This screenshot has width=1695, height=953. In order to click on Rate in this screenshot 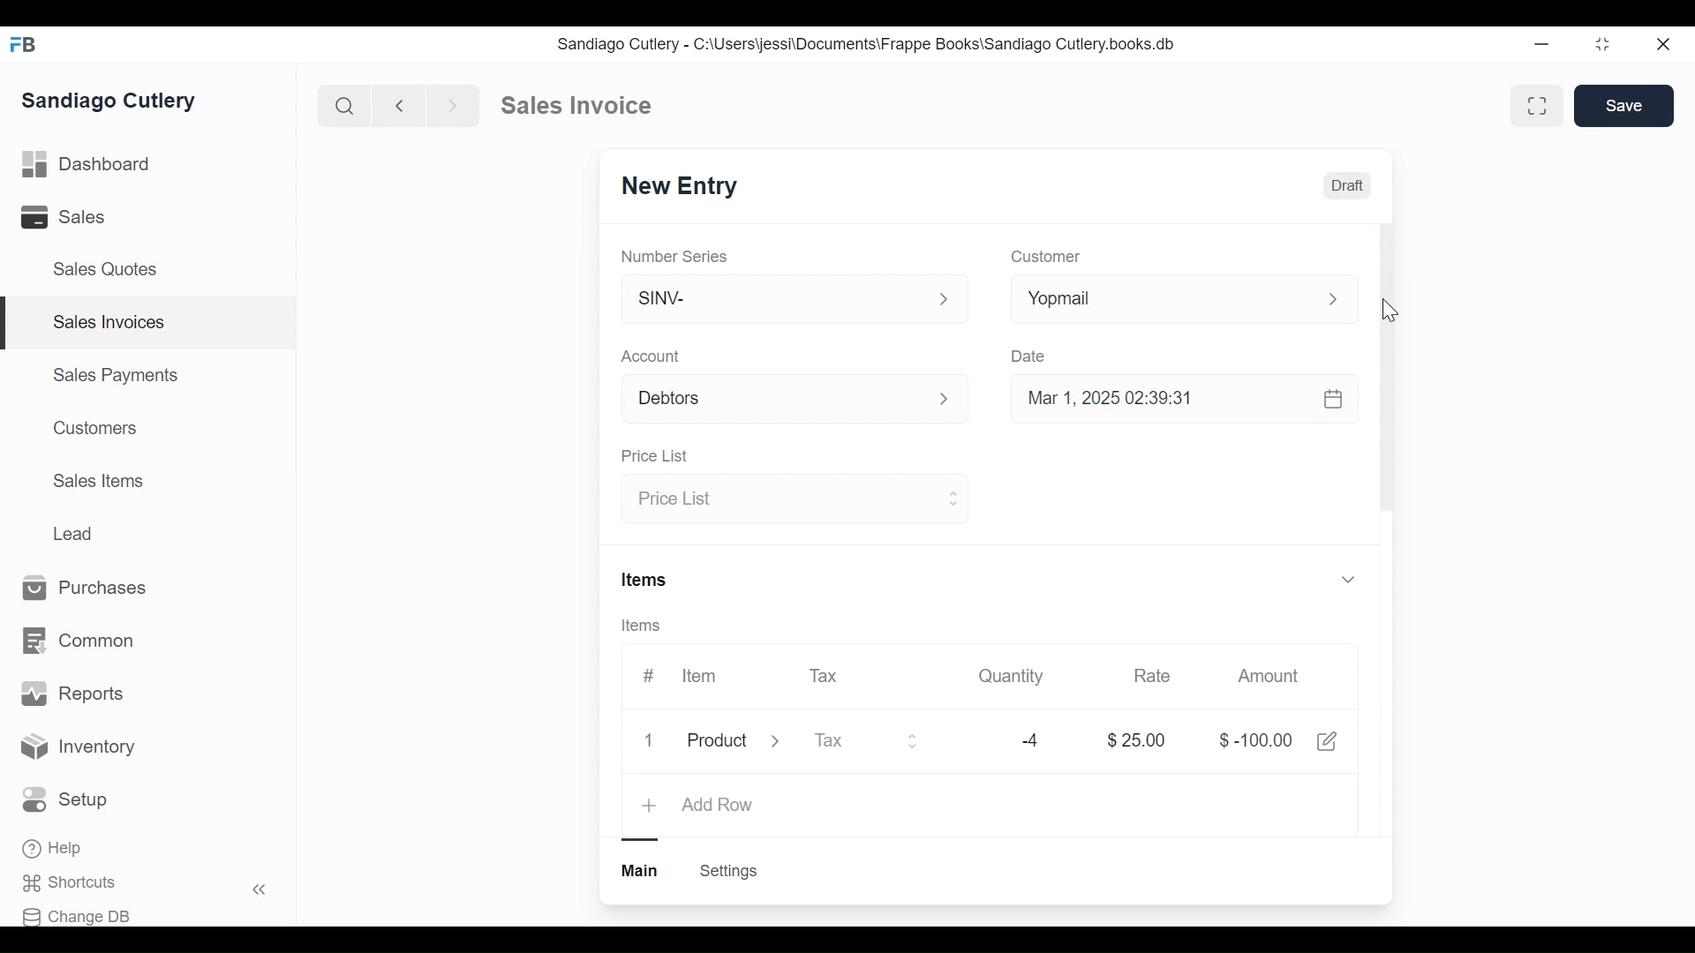, I will do `click(1152, 675)`.